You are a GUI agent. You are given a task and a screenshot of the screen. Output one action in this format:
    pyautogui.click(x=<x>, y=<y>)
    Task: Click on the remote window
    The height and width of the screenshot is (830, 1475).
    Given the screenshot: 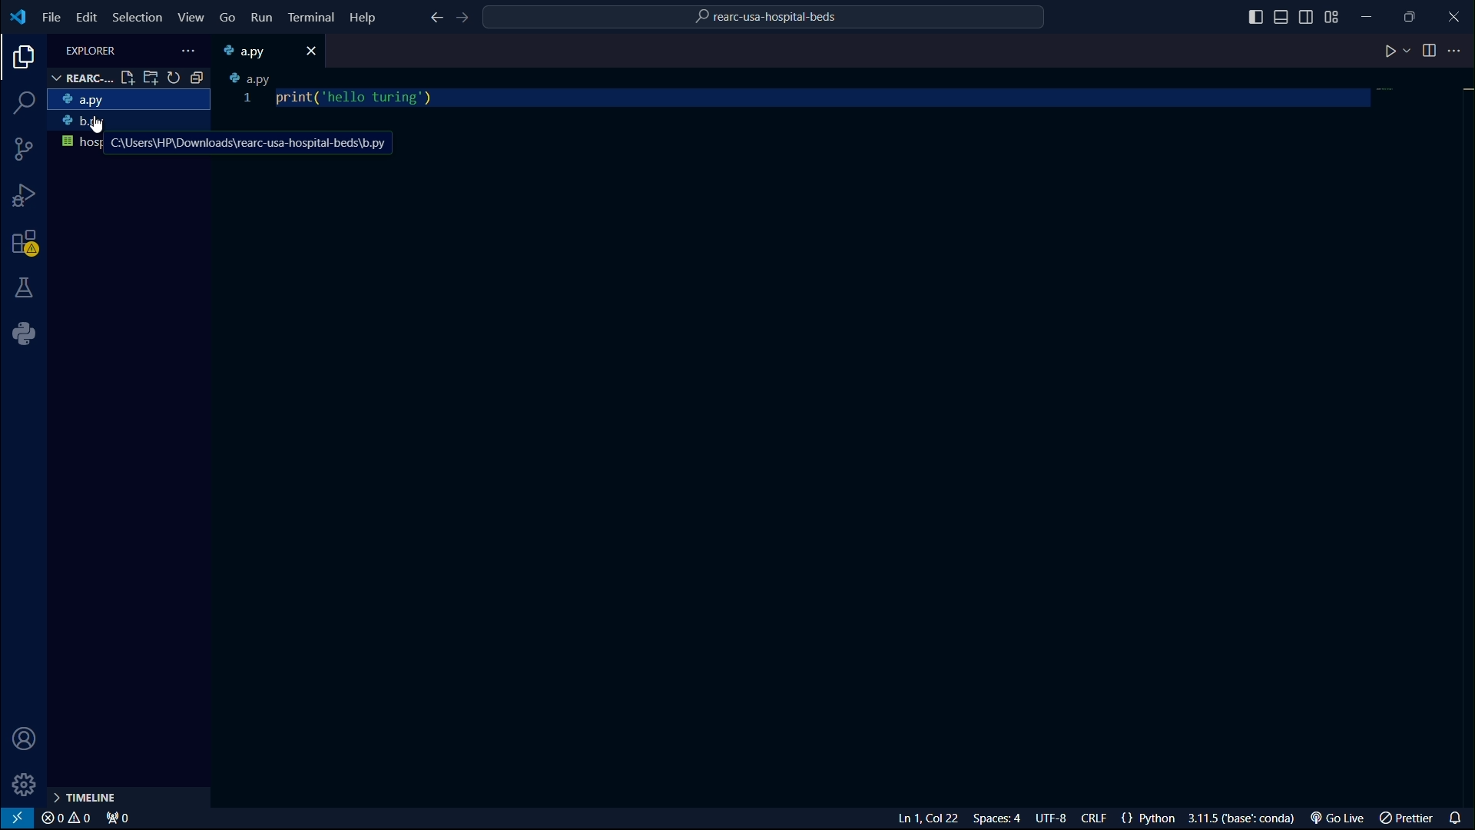 What is the action you would take?
    pyautogui.click(x=18, y=818)
    